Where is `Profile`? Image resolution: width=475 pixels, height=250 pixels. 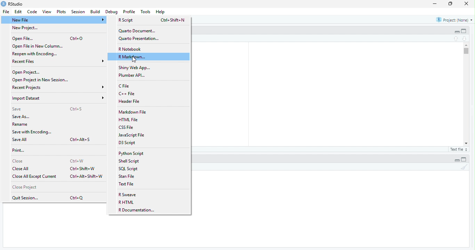
Profile is located at coordinates (130, 11).